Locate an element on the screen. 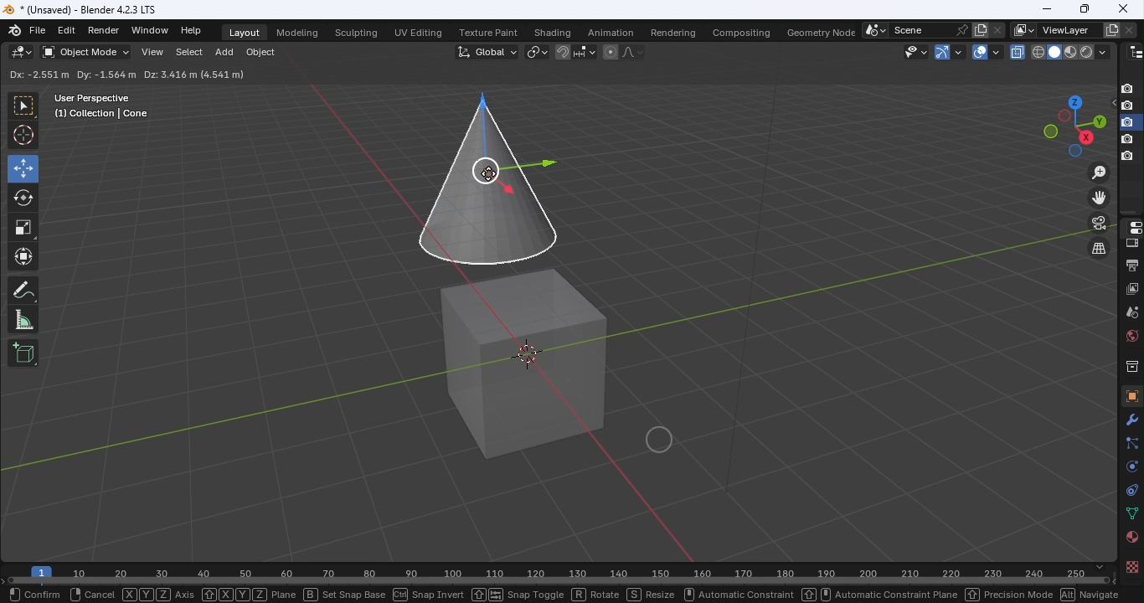  Editor type is located at coordinates (1130, 226).